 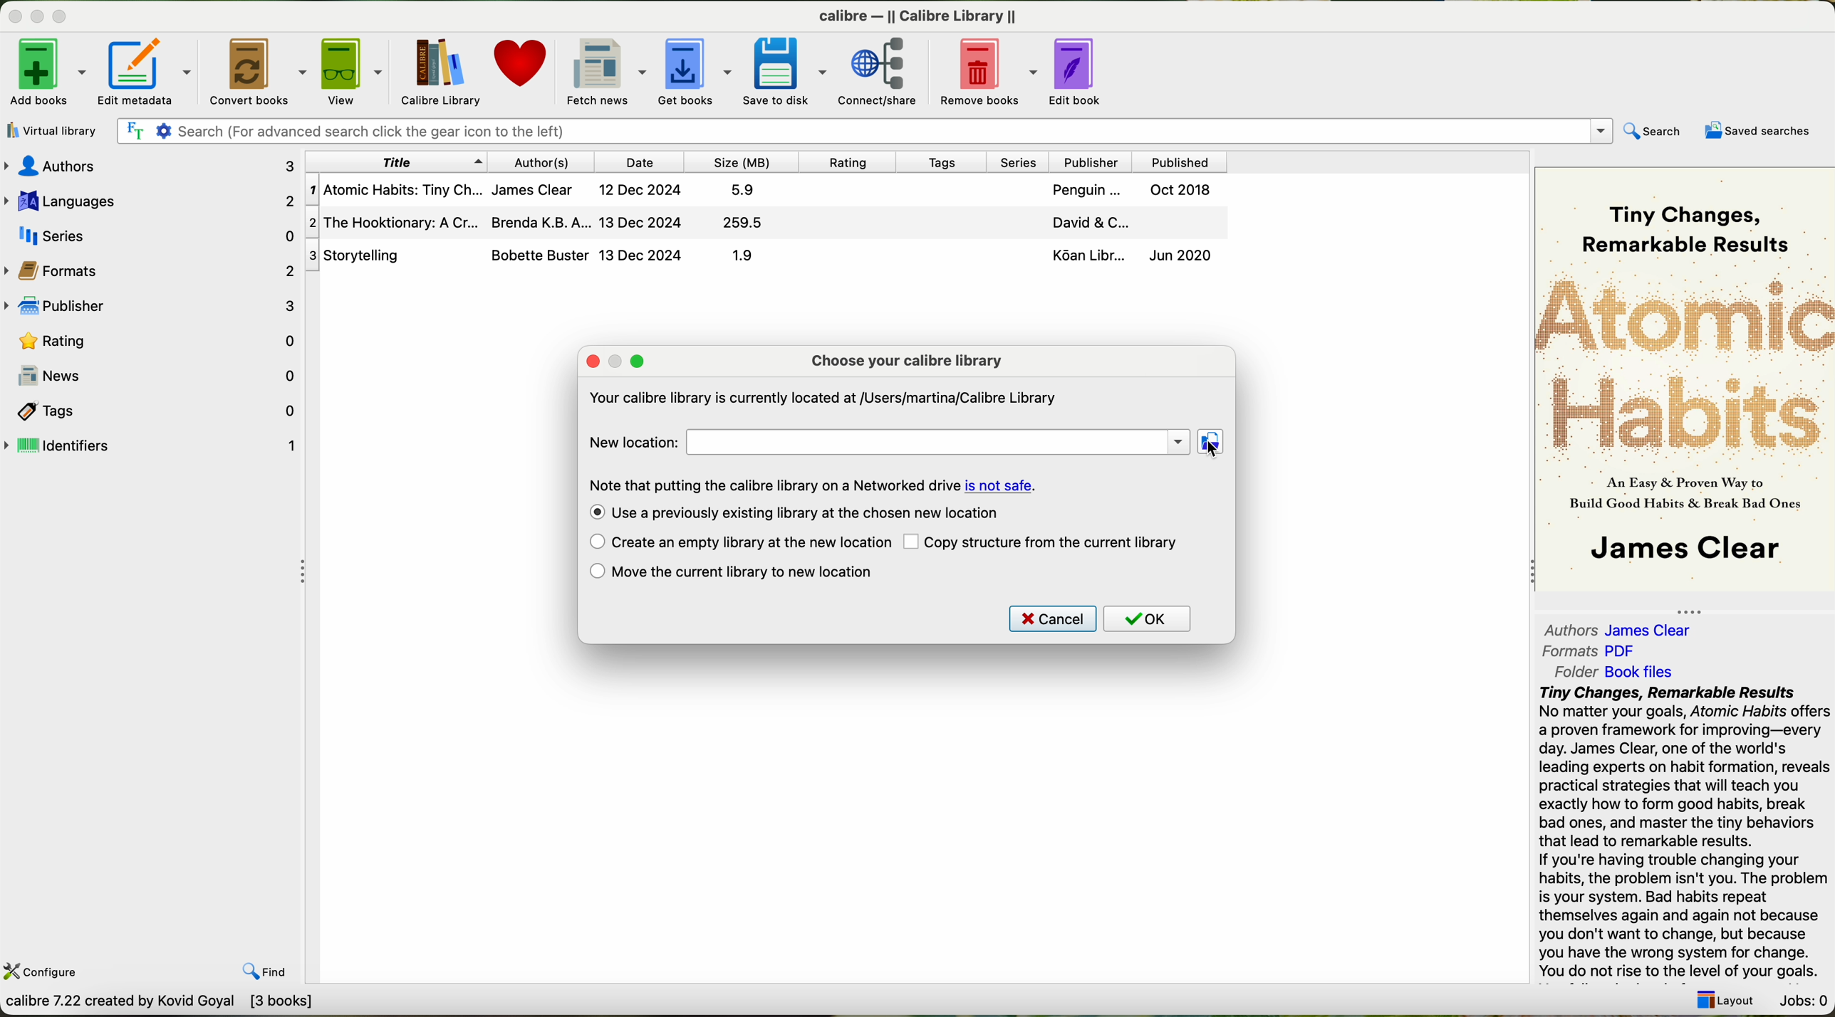 I want to click on formats, so click(x=152, y=270).